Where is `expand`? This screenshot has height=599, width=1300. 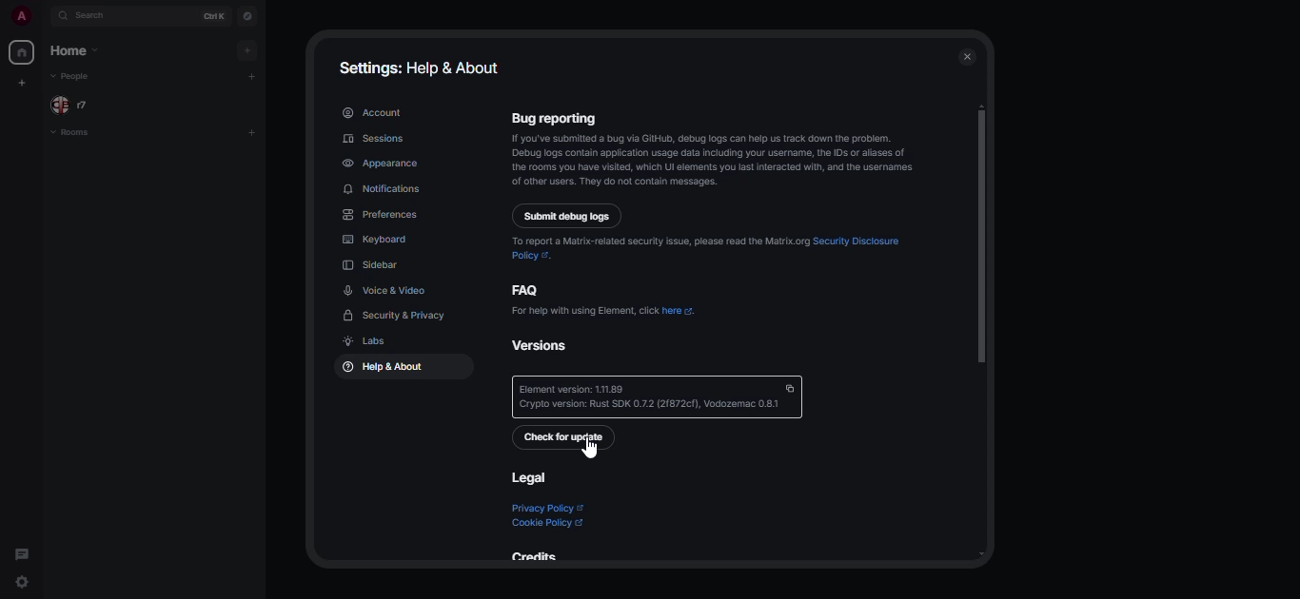 expand is located at coordinates (46, 15).